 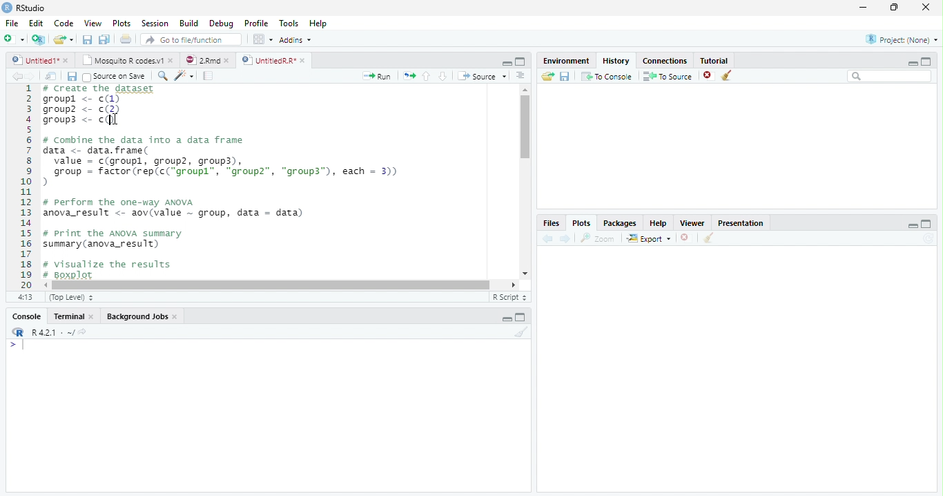 I want to click on geom boxplot() + Tabs(title = “soxplot of values by Group”, x = “Group”, y = “"value") +theme_minimal ()# mean plot with ggplot2group_means <- aggregate(value ~ group, data = data, mean)ggplot(group_means, aes(x = group, y = value, group = 1)) + #group=1 needed for line pgeon_line() +geon_point() +Tabs(title = “Mean Plot of values by Group”, x = “Group”, y = “Mean value") +theme_minimal ()# Tukey's Hsp for pairwise comparisons (post-hoc test)tukey_result <- TukeyHsD(anova_result)print (tukey_result)#visualize Tukey's HSD results, so click(x=276, y=182).